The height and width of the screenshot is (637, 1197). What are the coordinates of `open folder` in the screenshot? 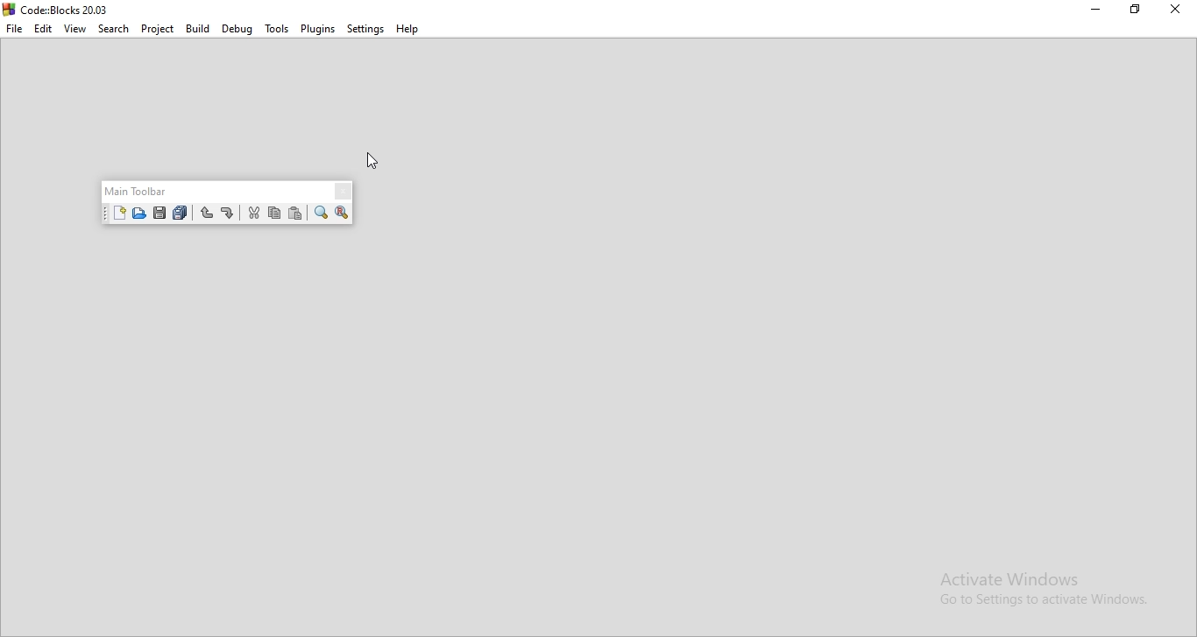 It's located at (140, 214).